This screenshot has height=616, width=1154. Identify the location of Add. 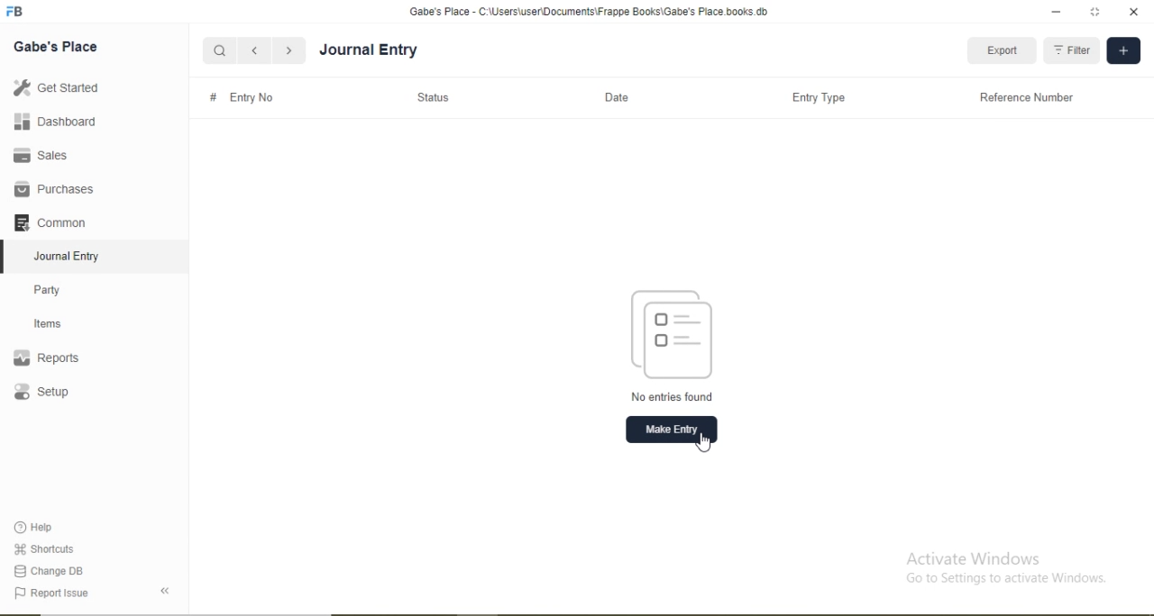
(1123, 51).